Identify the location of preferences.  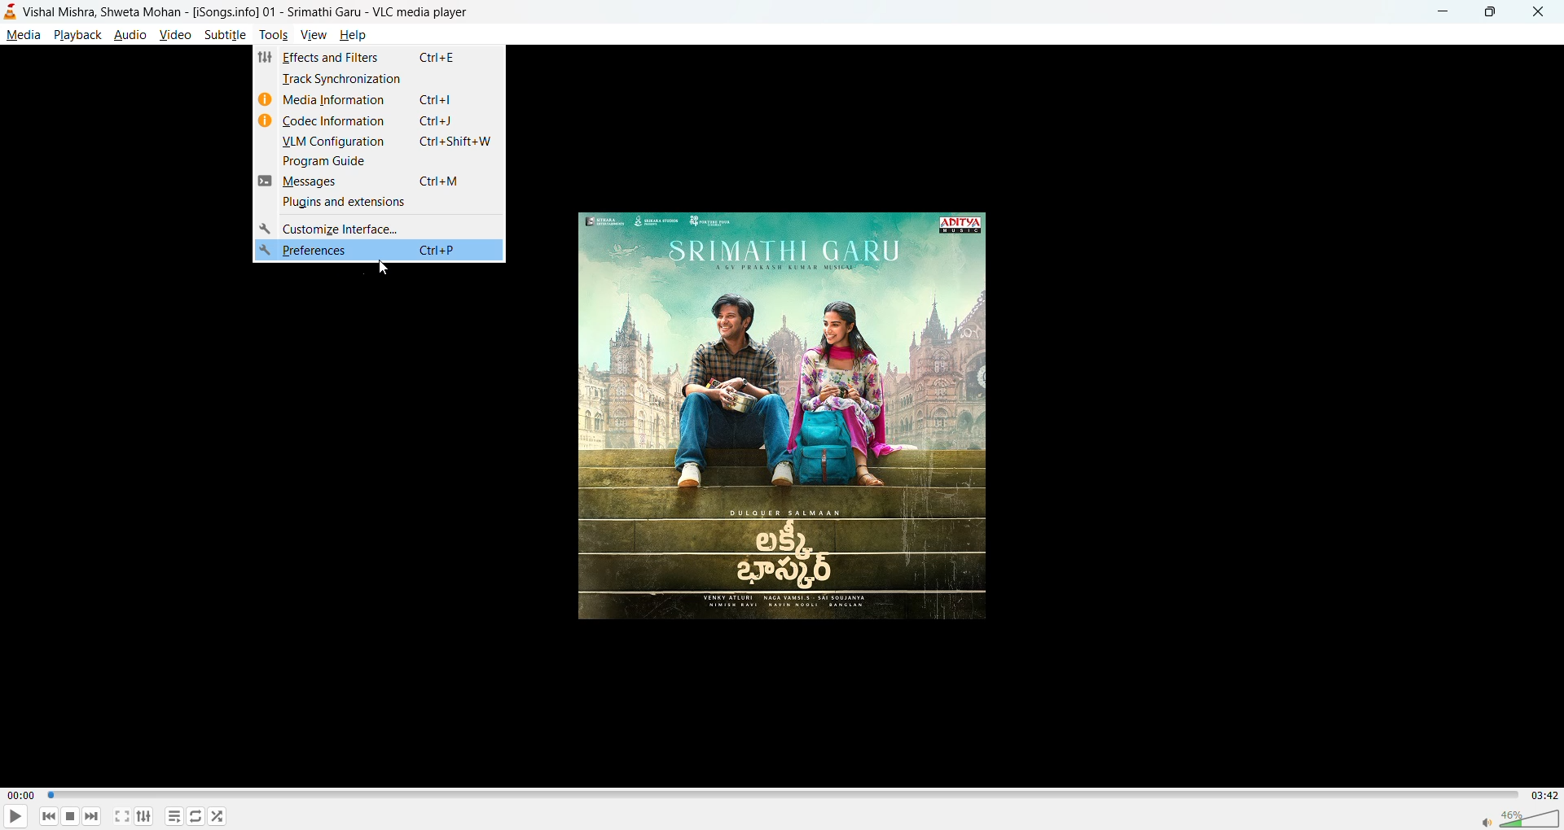
(376, 251).